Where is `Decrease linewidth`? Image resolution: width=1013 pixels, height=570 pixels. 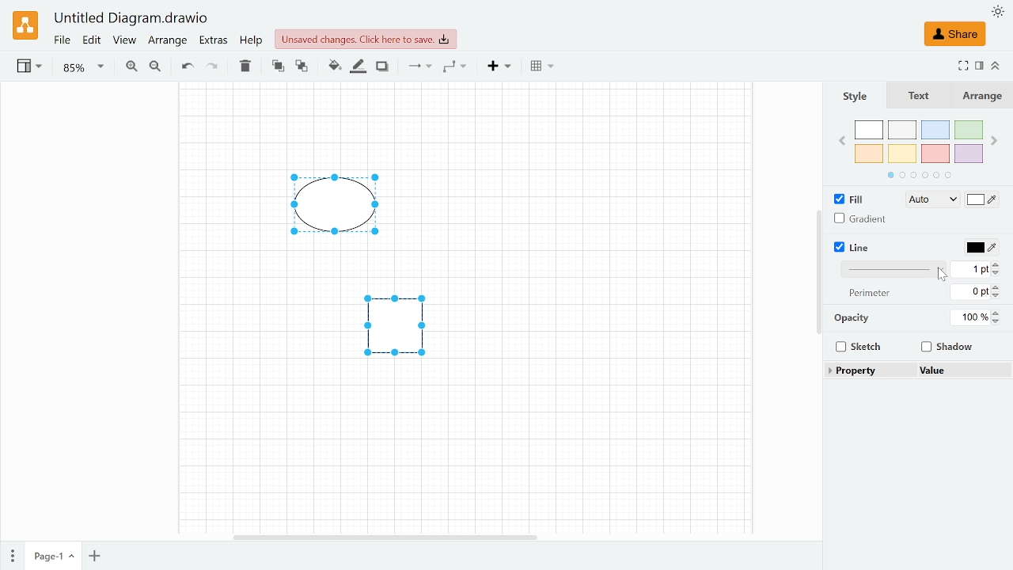
Decrease linewidth is located at coordinates (998, 274).